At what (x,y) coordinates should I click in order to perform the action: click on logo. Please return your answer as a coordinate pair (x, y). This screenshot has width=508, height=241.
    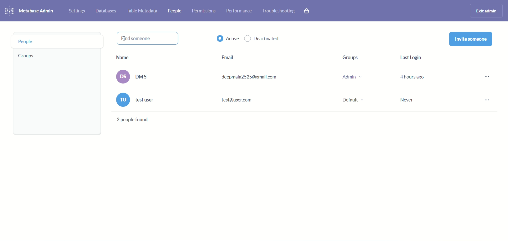
    Looking at the image, I should click on (9, 11).